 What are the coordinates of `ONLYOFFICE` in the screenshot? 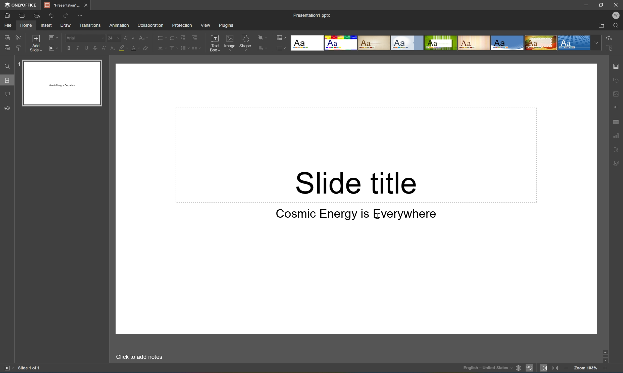 It's located at (21, 6).